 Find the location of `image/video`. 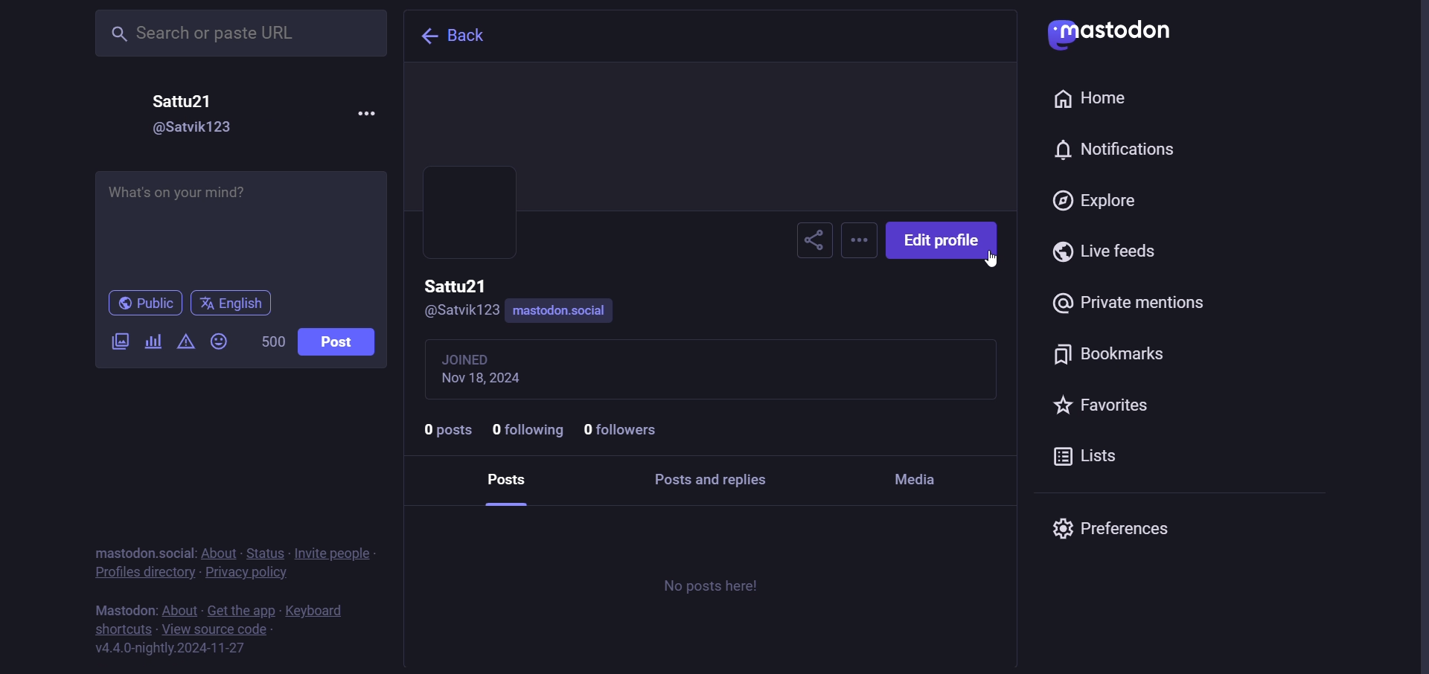

image/video is located at coordinates (118, 341).